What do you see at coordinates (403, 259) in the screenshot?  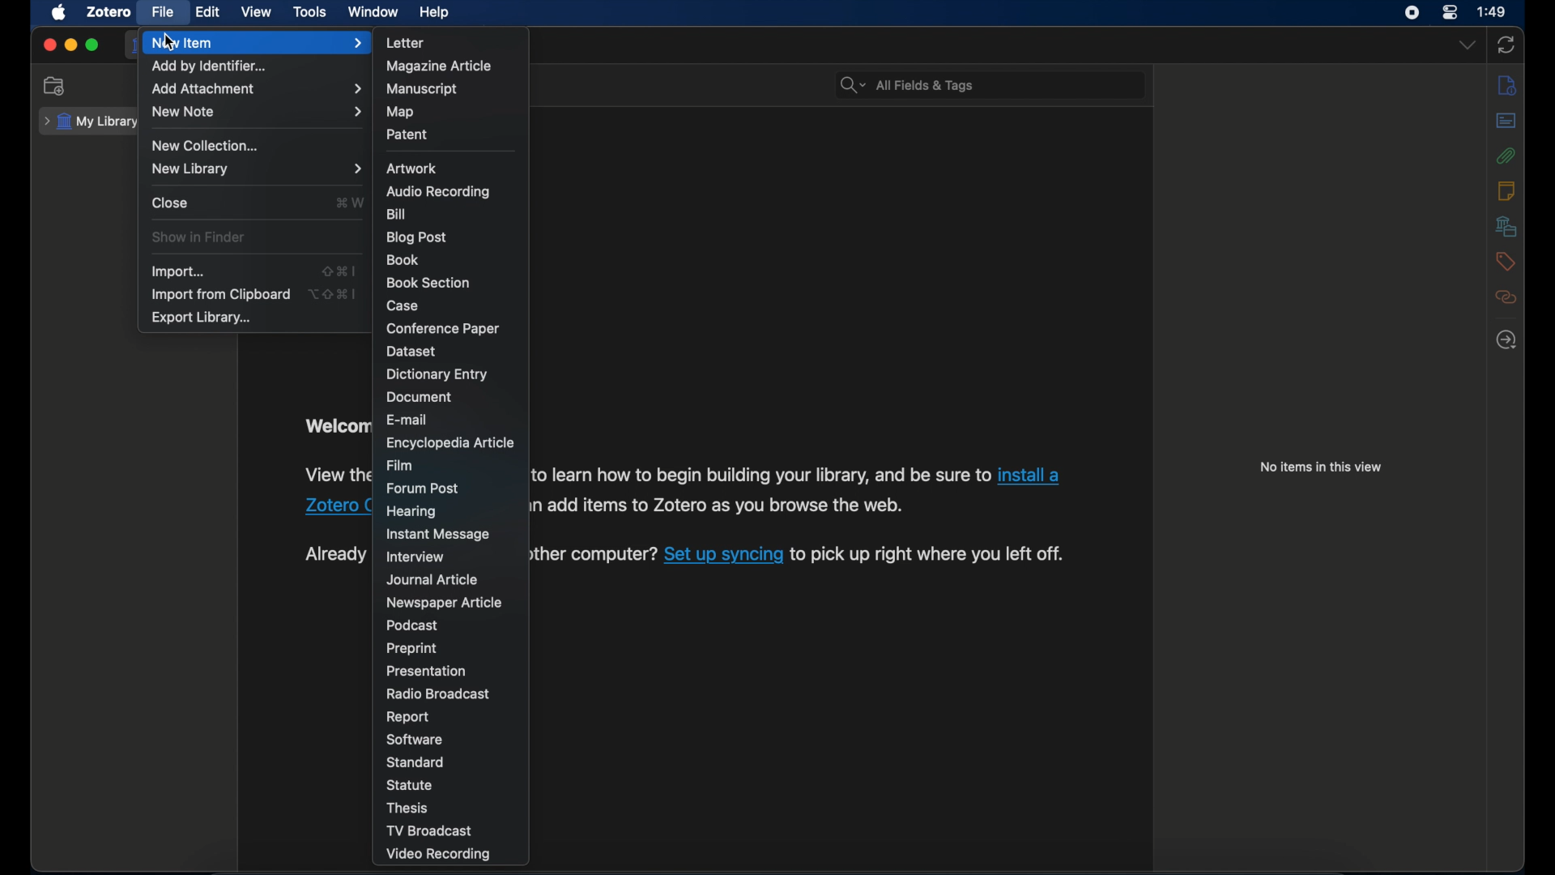 I see `book` at bounding box center [403, 259].